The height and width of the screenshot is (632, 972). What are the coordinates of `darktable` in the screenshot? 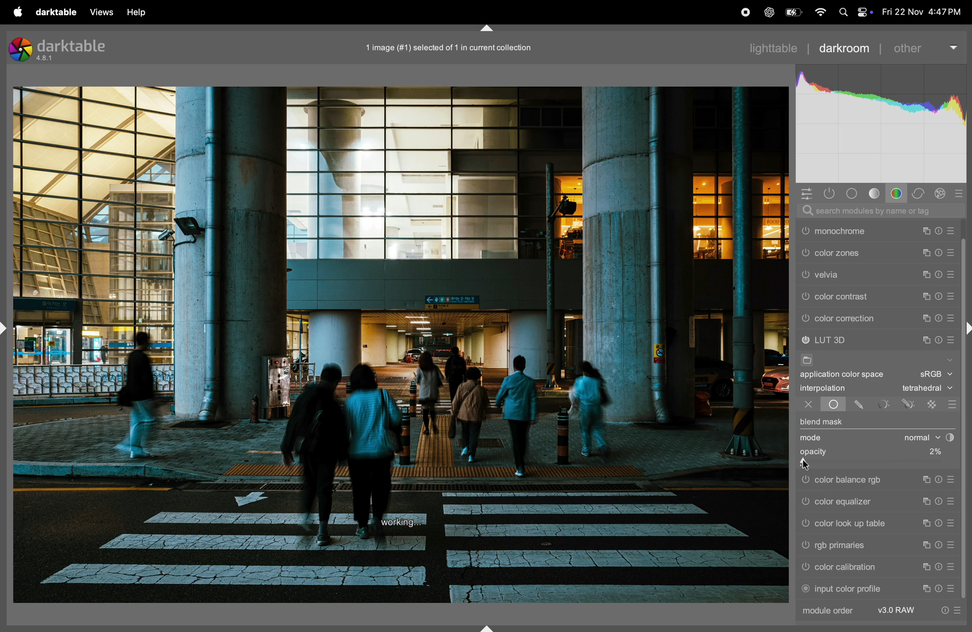 It's located at (57, 11).